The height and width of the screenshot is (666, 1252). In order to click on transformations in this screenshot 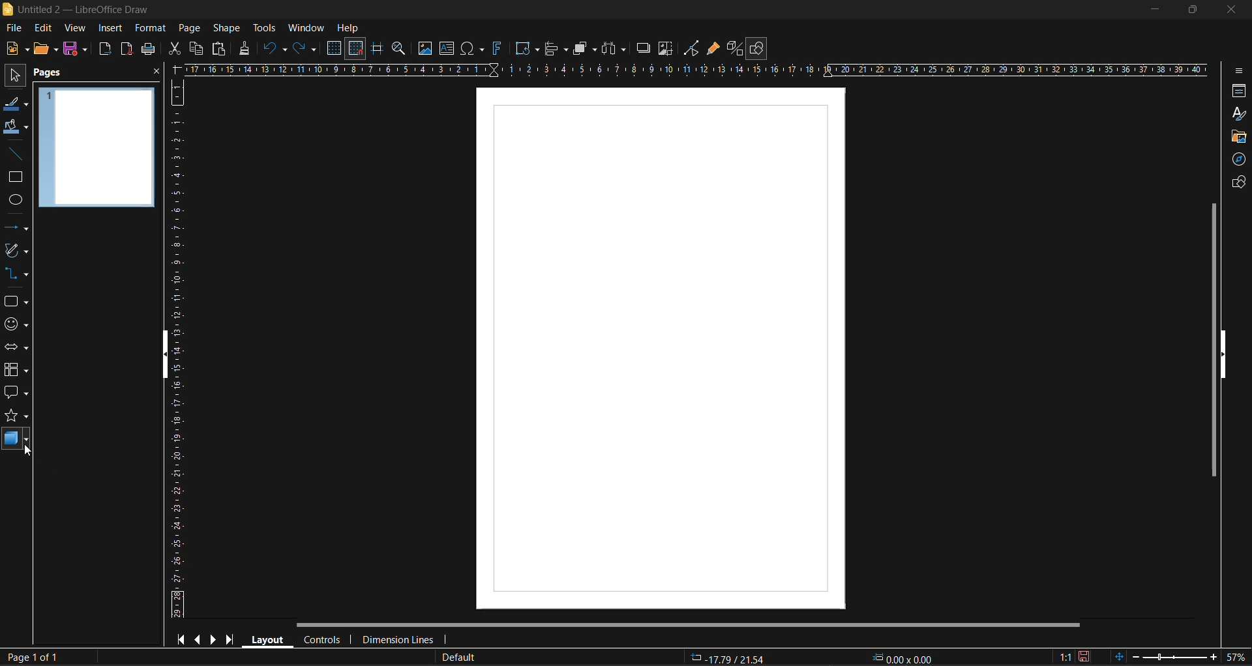, I will do `click(528, 49)`.